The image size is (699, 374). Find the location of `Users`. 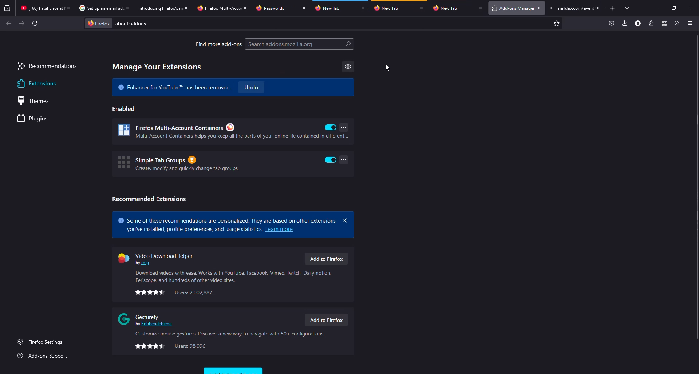

Users is located at coordinates (193, 293).